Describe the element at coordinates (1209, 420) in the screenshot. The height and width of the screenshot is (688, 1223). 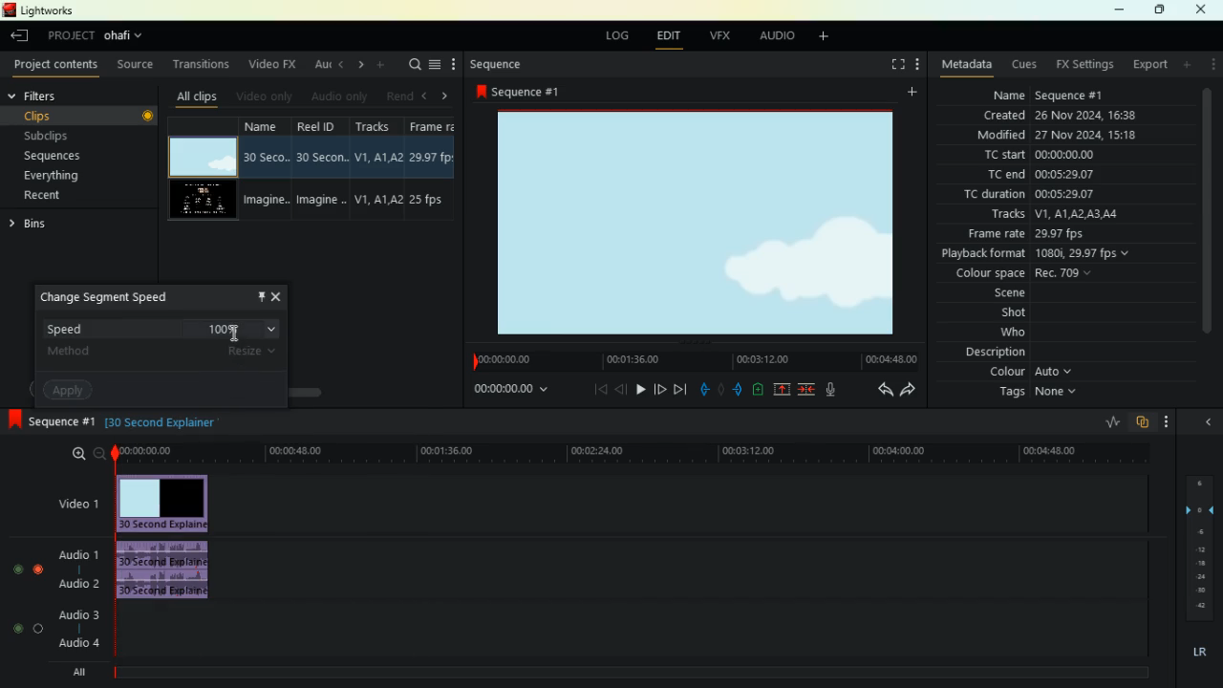
I see `close` at that location.